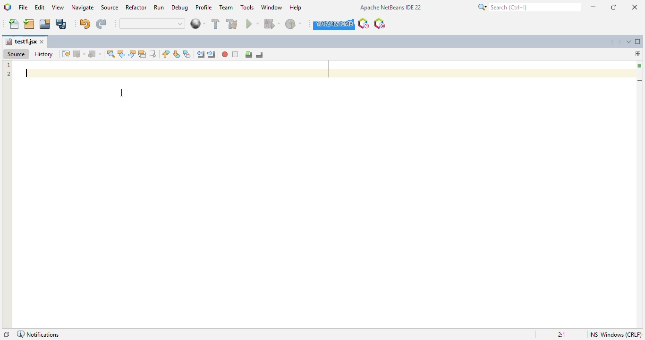 Image resolution: width=645 pixels, height=340 pixels. Describe the element at coordinates (259, 55) in the screenshot. I see `uncomment` at that location.